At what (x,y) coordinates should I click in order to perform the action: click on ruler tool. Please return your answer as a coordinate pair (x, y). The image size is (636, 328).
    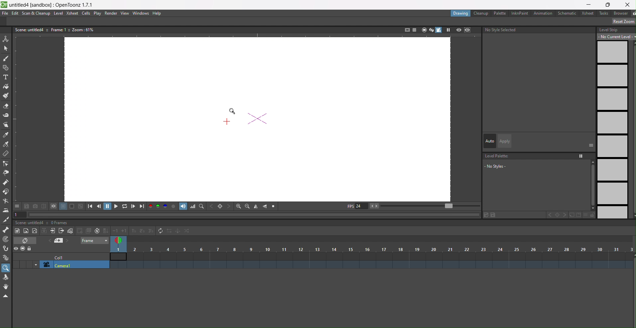
    Looking at the image, I should click on (6, 154).